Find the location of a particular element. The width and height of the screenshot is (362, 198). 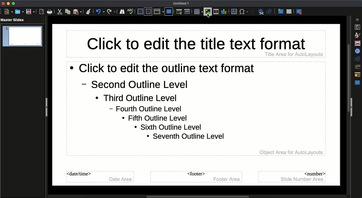

Images is located at coordinates (208, 12).